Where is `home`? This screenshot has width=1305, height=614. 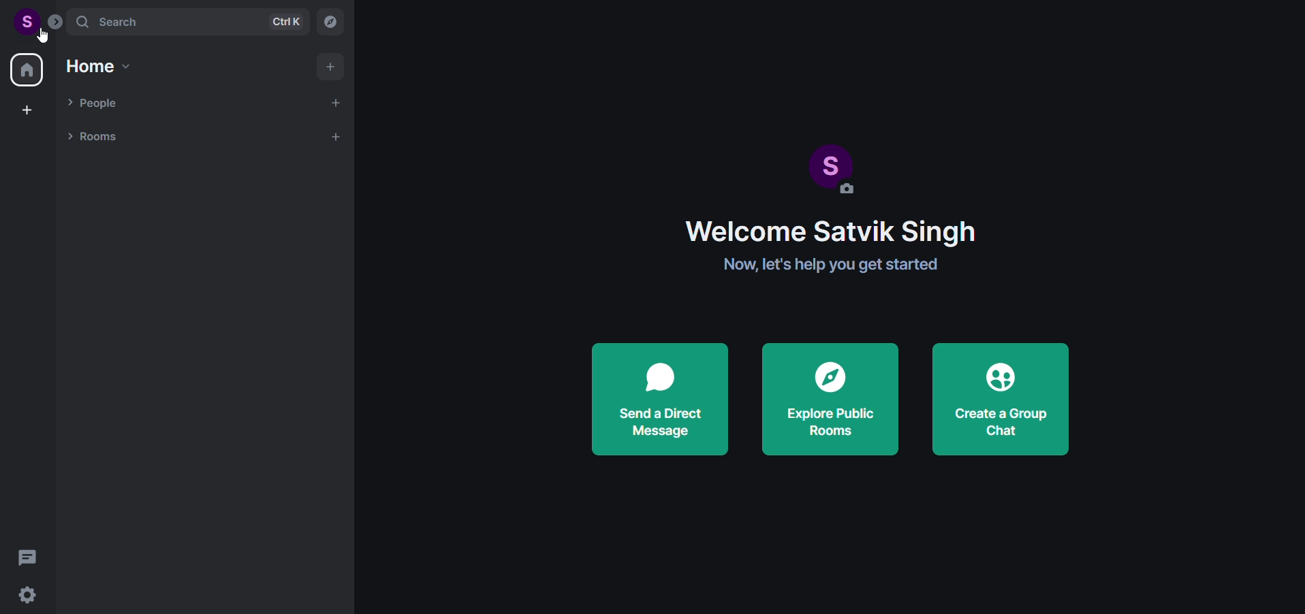
home is located at coordinates (27, 69).